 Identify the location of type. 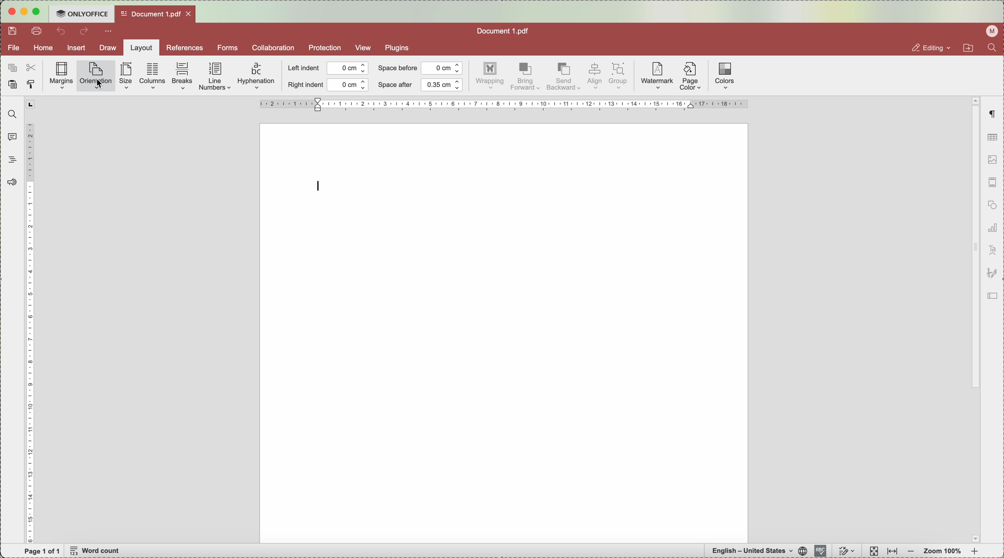
(320, 185).